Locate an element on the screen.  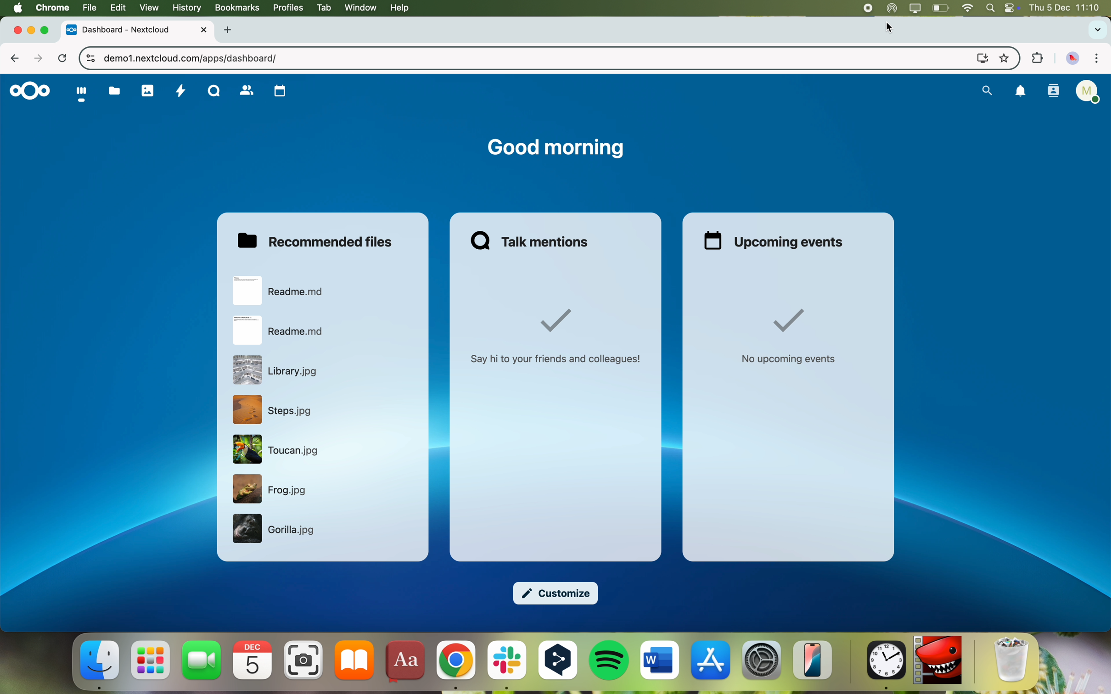
wifi is located at coordinates (968, 7).